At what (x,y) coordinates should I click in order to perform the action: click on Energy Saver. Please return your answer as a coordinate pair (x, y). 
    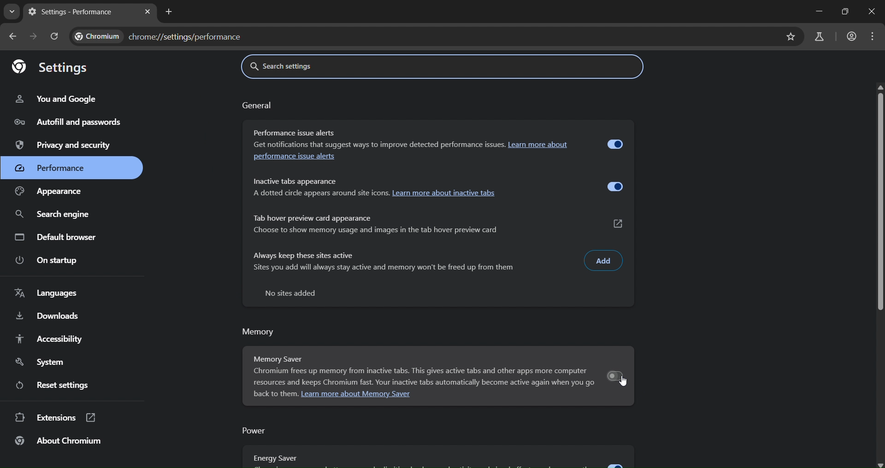
    Looking at the image, I should click on (287, 457).